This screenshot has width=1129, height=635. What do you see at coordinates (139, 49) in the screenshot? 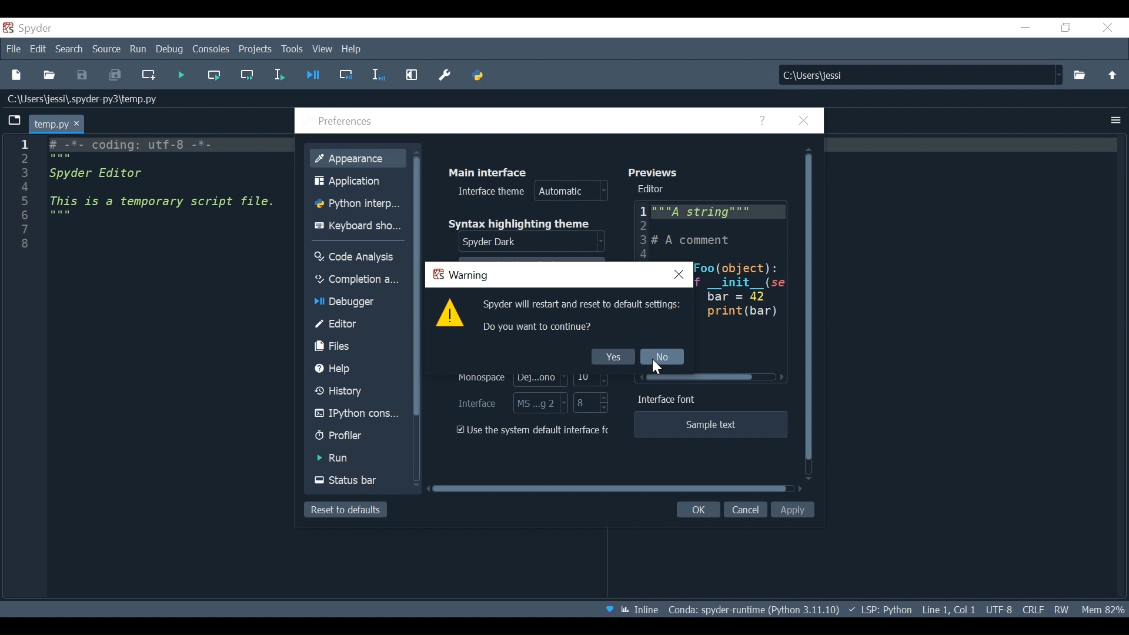
I see `Run` at bounding box center [139, 49].